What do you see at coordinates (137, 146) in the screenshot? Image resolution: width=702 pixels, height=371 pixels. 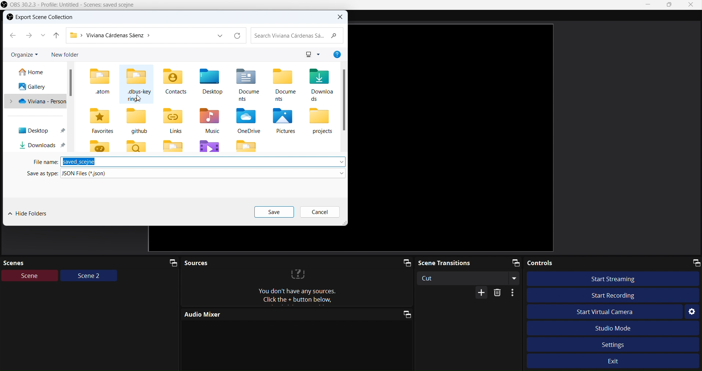 I see `folder` at bounding box center [137, 146].